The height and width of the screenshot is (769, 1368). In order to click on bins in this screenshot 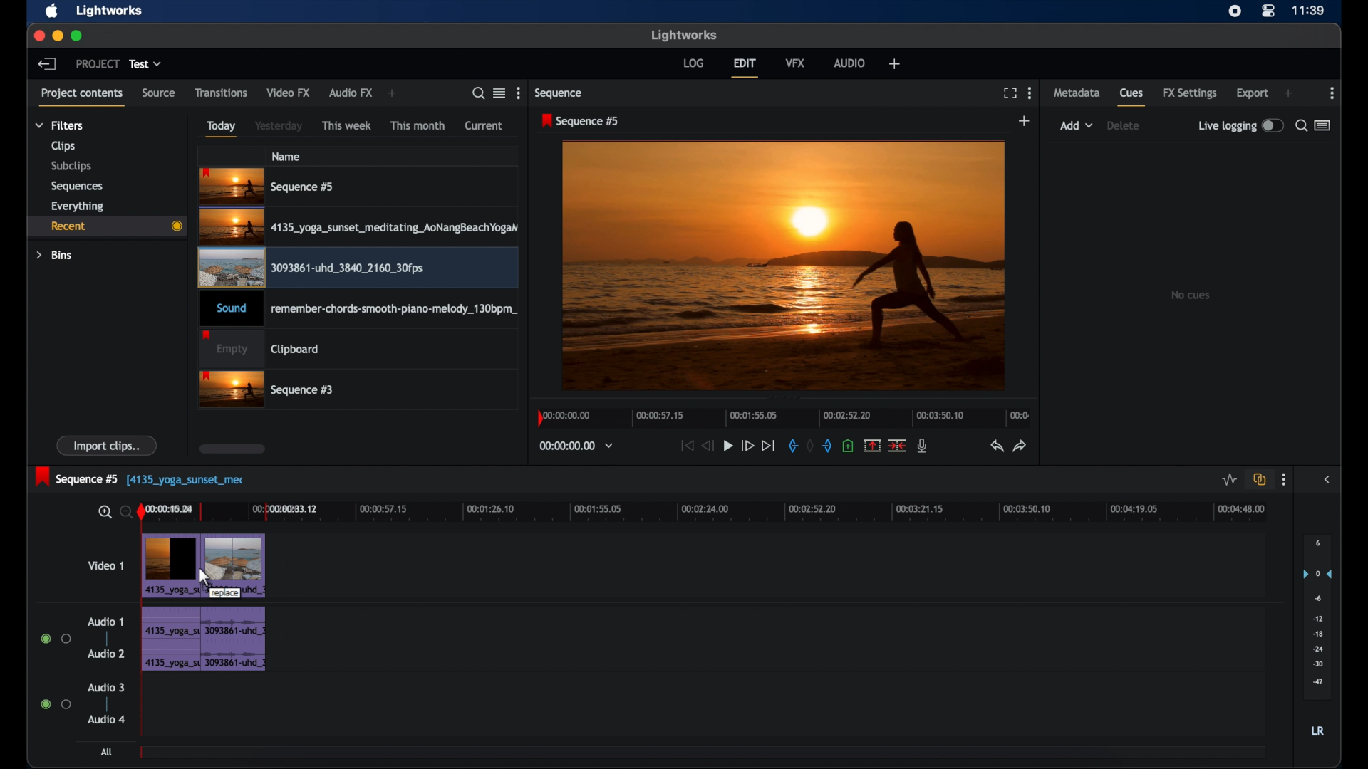, I will do `click(56, 256)`.